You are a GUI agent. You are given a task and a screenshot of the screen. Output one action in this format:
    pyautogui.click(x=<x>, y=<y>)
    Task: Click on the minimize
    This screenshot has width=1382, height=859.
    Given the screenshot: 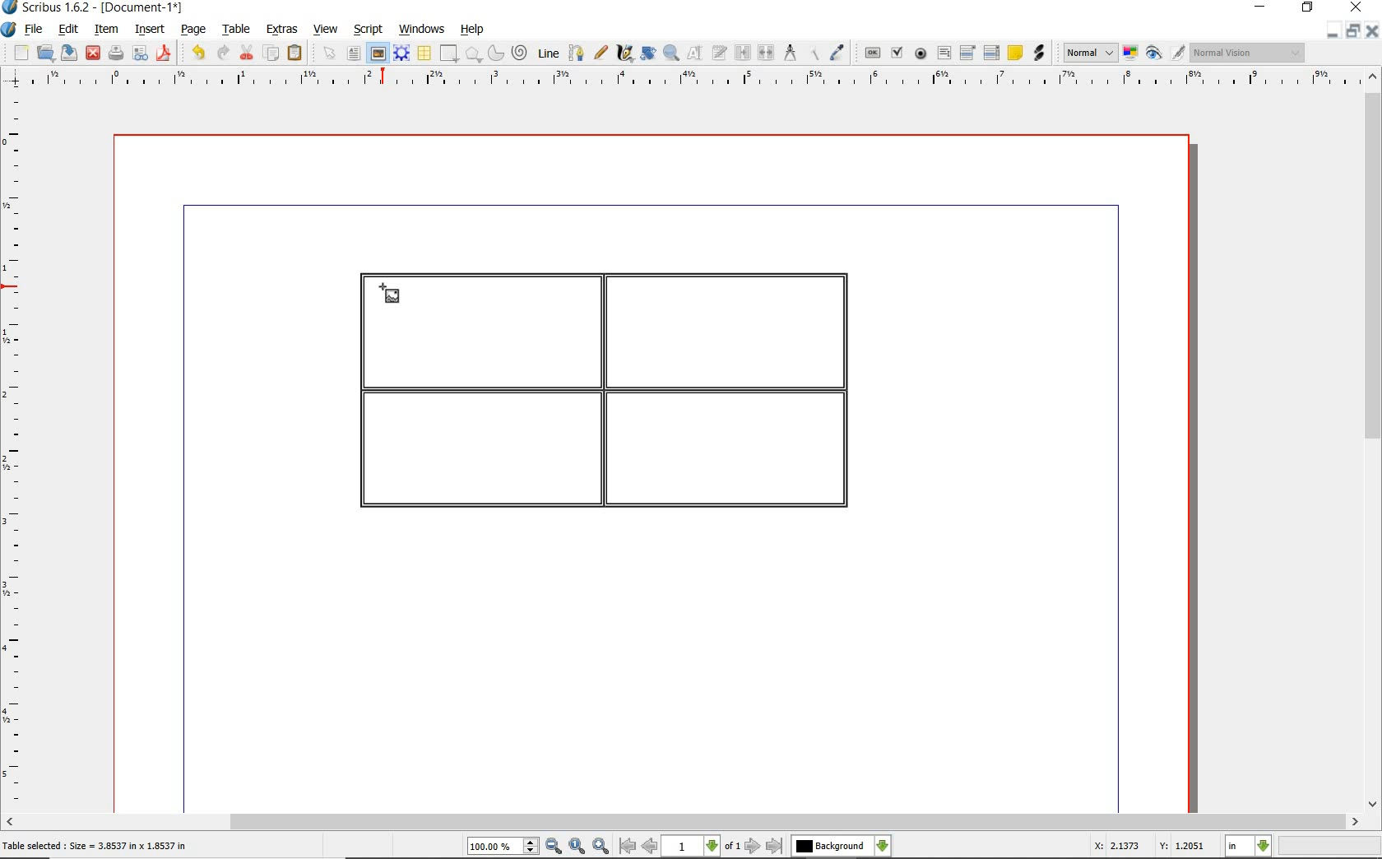 What is the action you would take?
    pyautogui.click(x=1331, y=31)
    